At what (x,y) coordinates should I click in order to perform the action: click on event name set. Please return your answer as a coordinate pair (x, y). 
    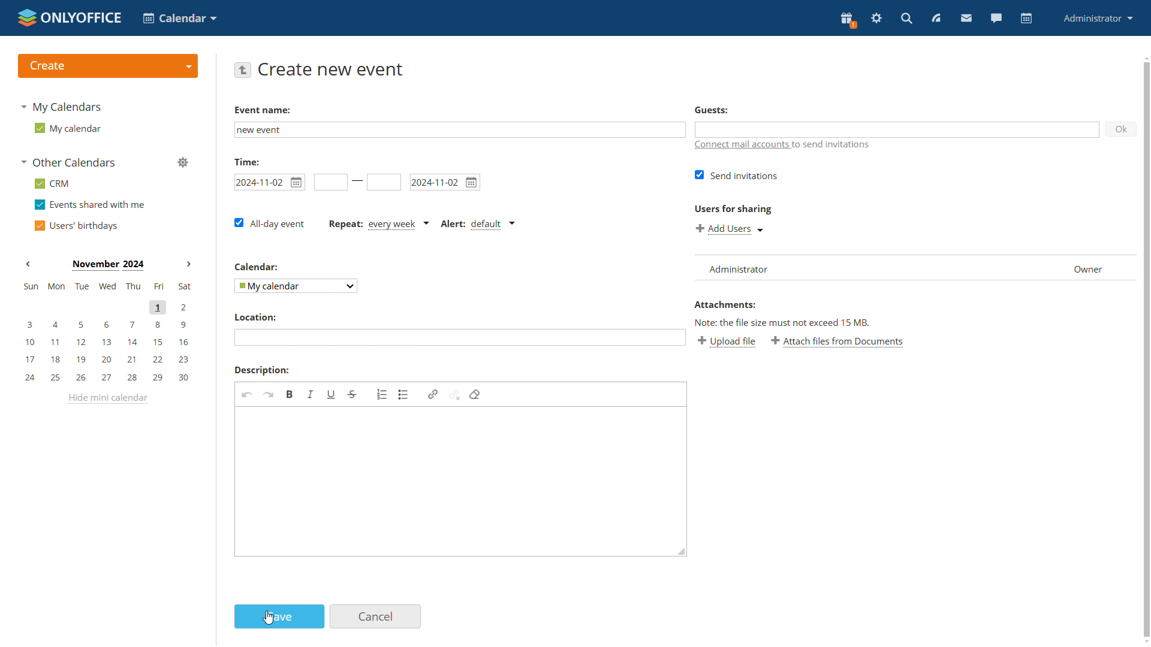
    Looking at the image, I should click on (264, 130).